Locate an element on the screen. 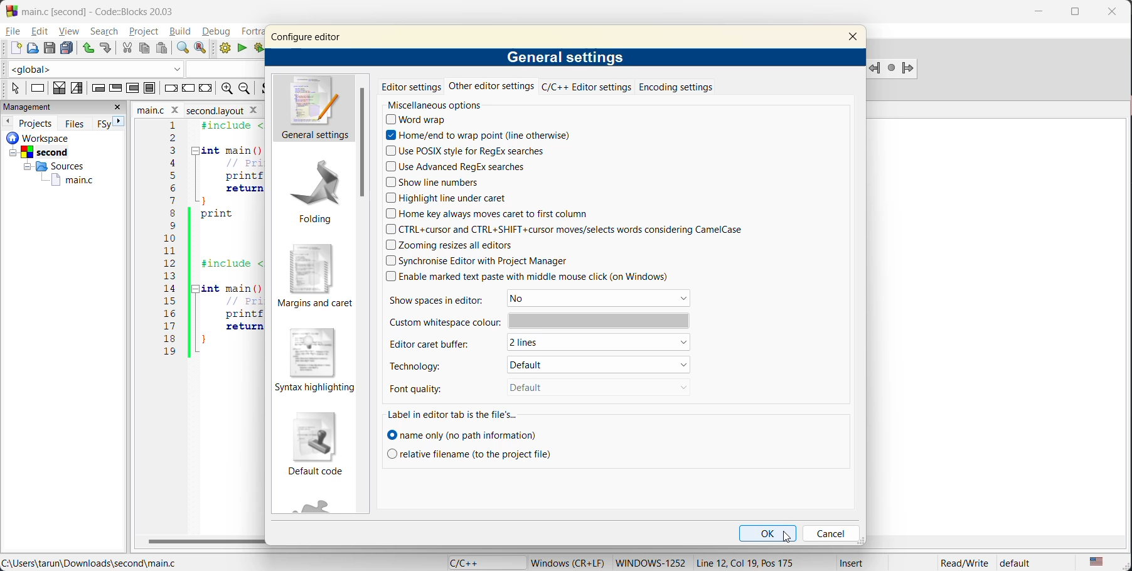 This screenshot has width=1132, height=571. text language is located at coordinates (1099, 561).